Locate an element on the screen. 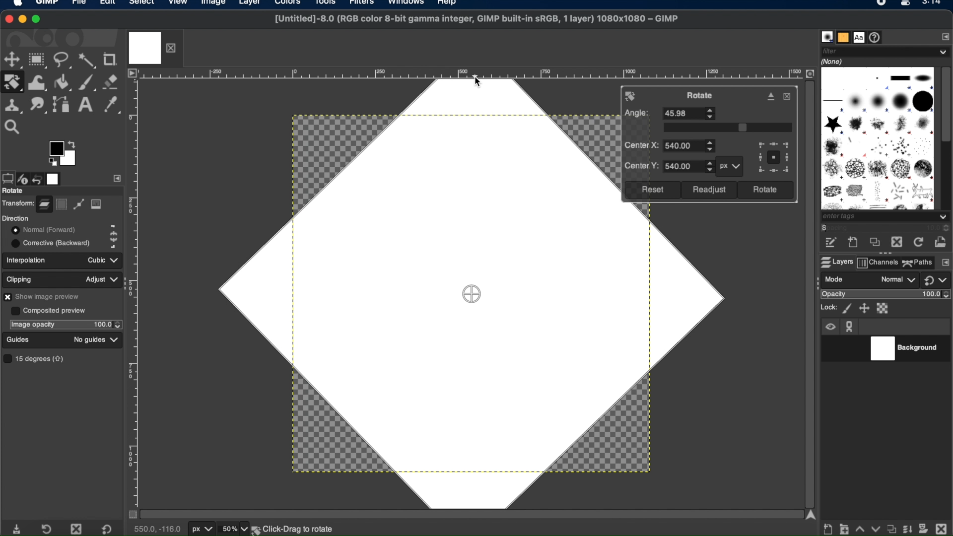 This screenshot has width=953, height=536. direction is located at coordinates (16, 218).